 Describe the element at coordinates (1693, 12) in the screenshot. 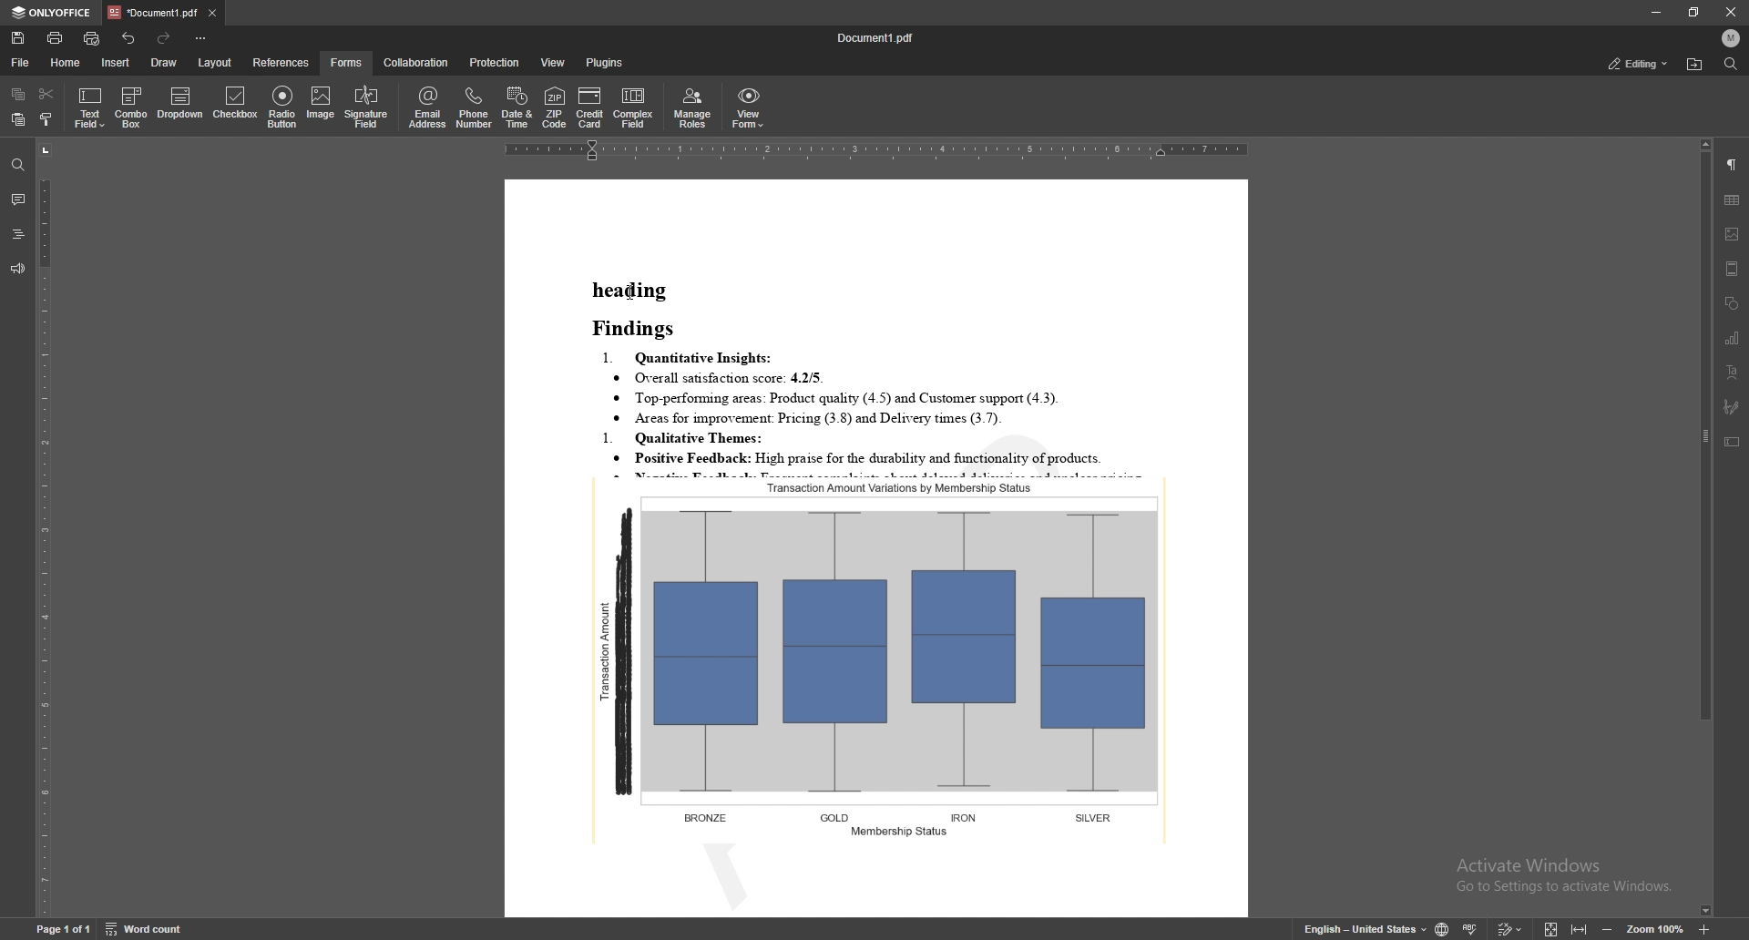

I see `resize` at that location.